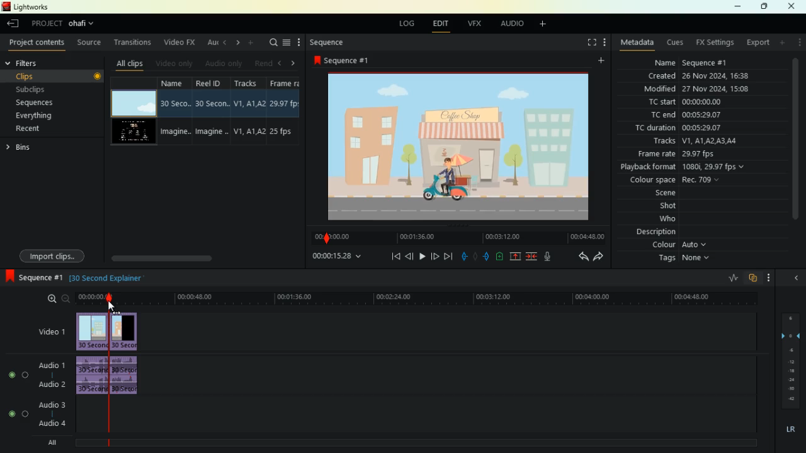 The width and height of the screenshot is (806, 453). Describe the element at coordinates (295, 64) in the screenshot. I see `right` at that location.